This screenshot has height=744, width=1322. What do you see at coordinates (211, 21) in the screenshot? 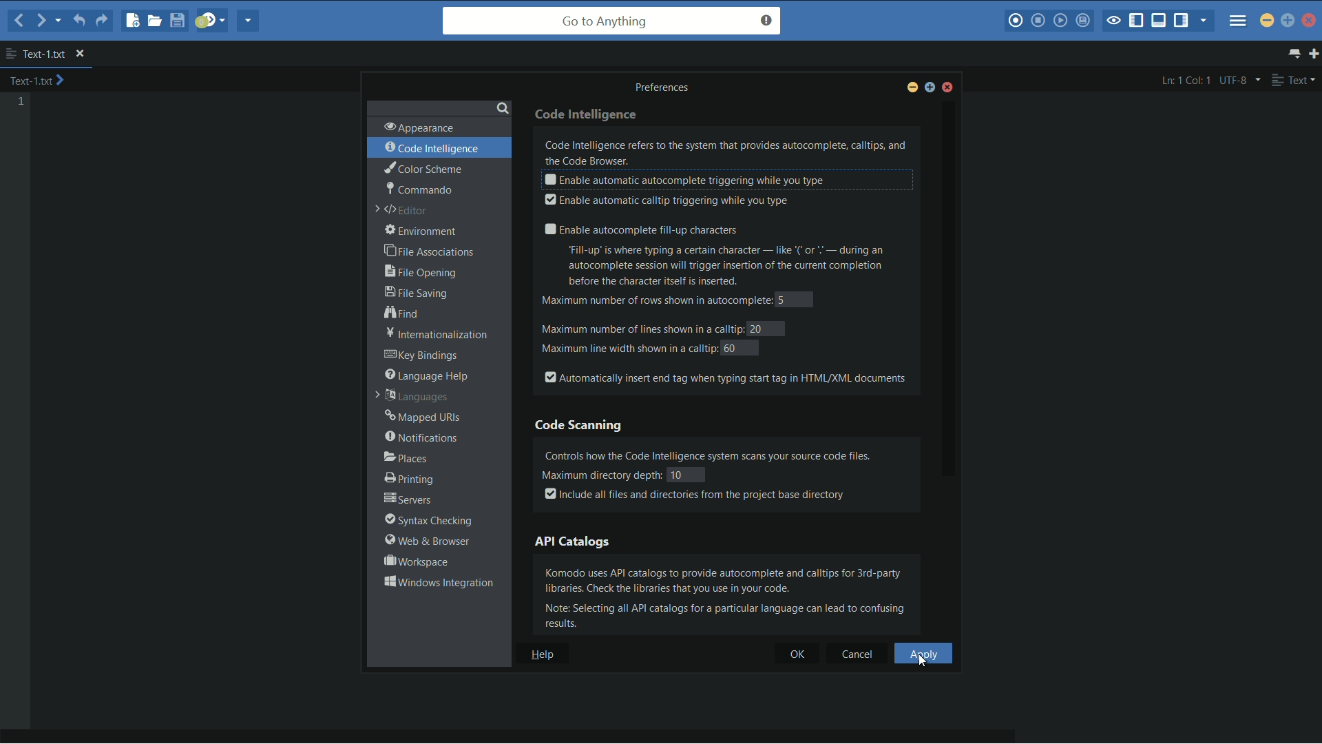
I see `jump to next syntax correcting result` at bounding box center [211, 21].